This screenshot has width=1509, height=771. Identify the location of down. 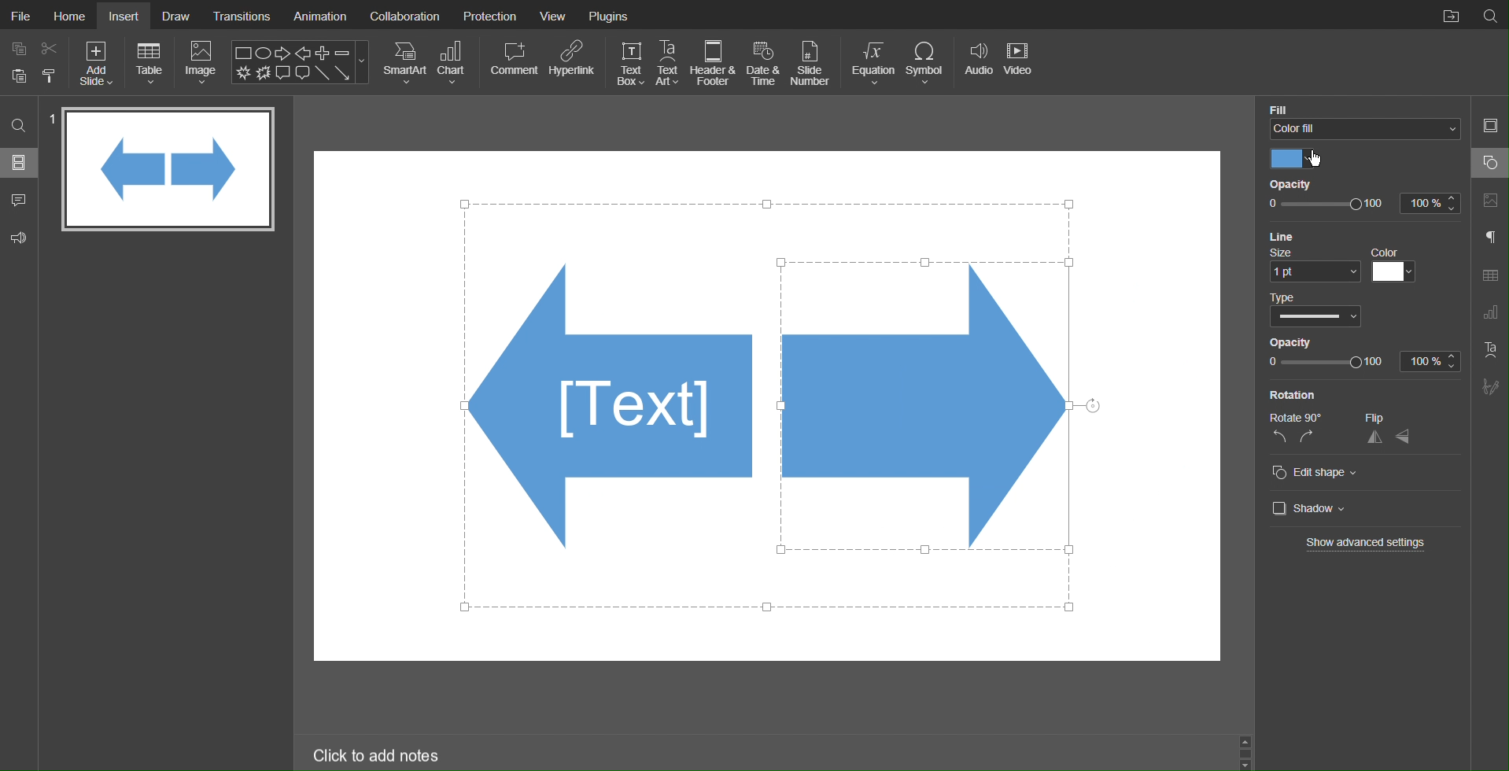
(1248, 762).